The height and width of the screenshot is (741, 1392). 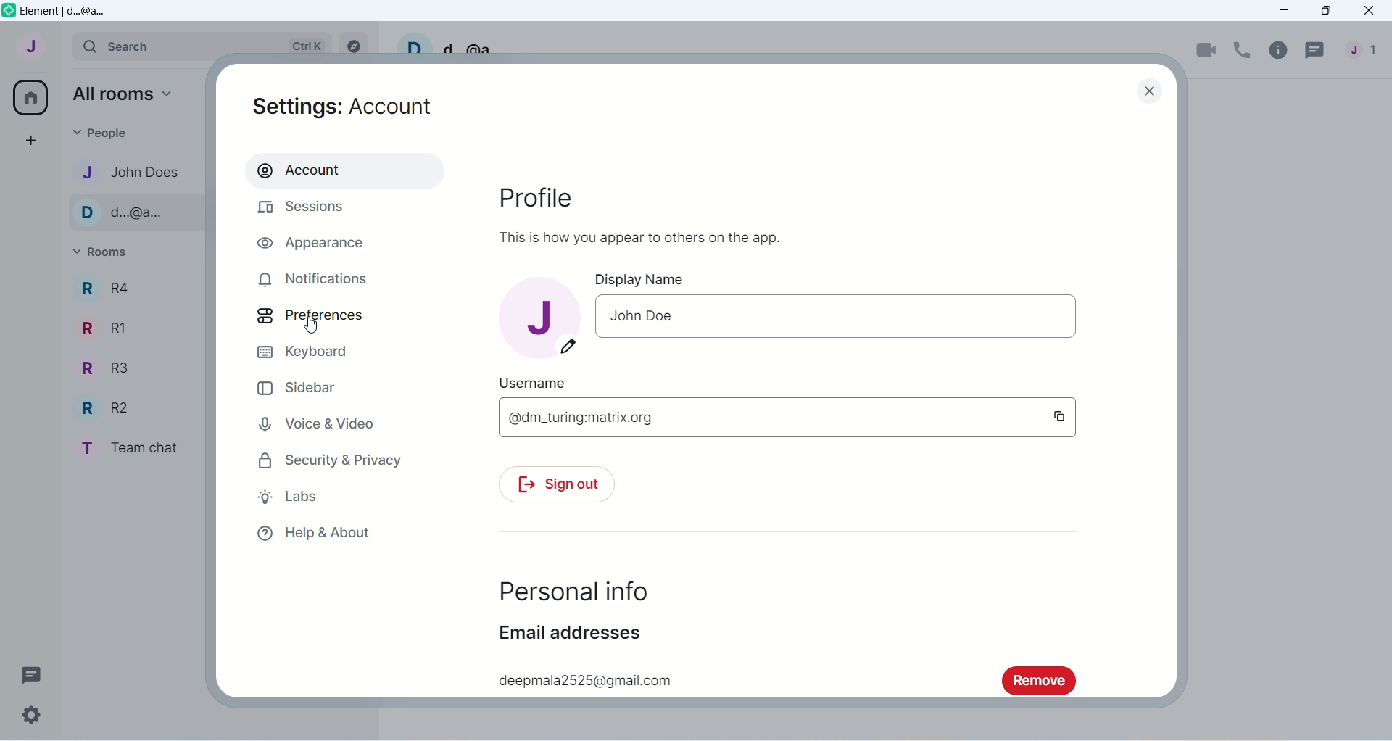 What do you see at coordinates (1143, 95) in the screenshot?
I see `Close` at bounding box center [1143, 95].